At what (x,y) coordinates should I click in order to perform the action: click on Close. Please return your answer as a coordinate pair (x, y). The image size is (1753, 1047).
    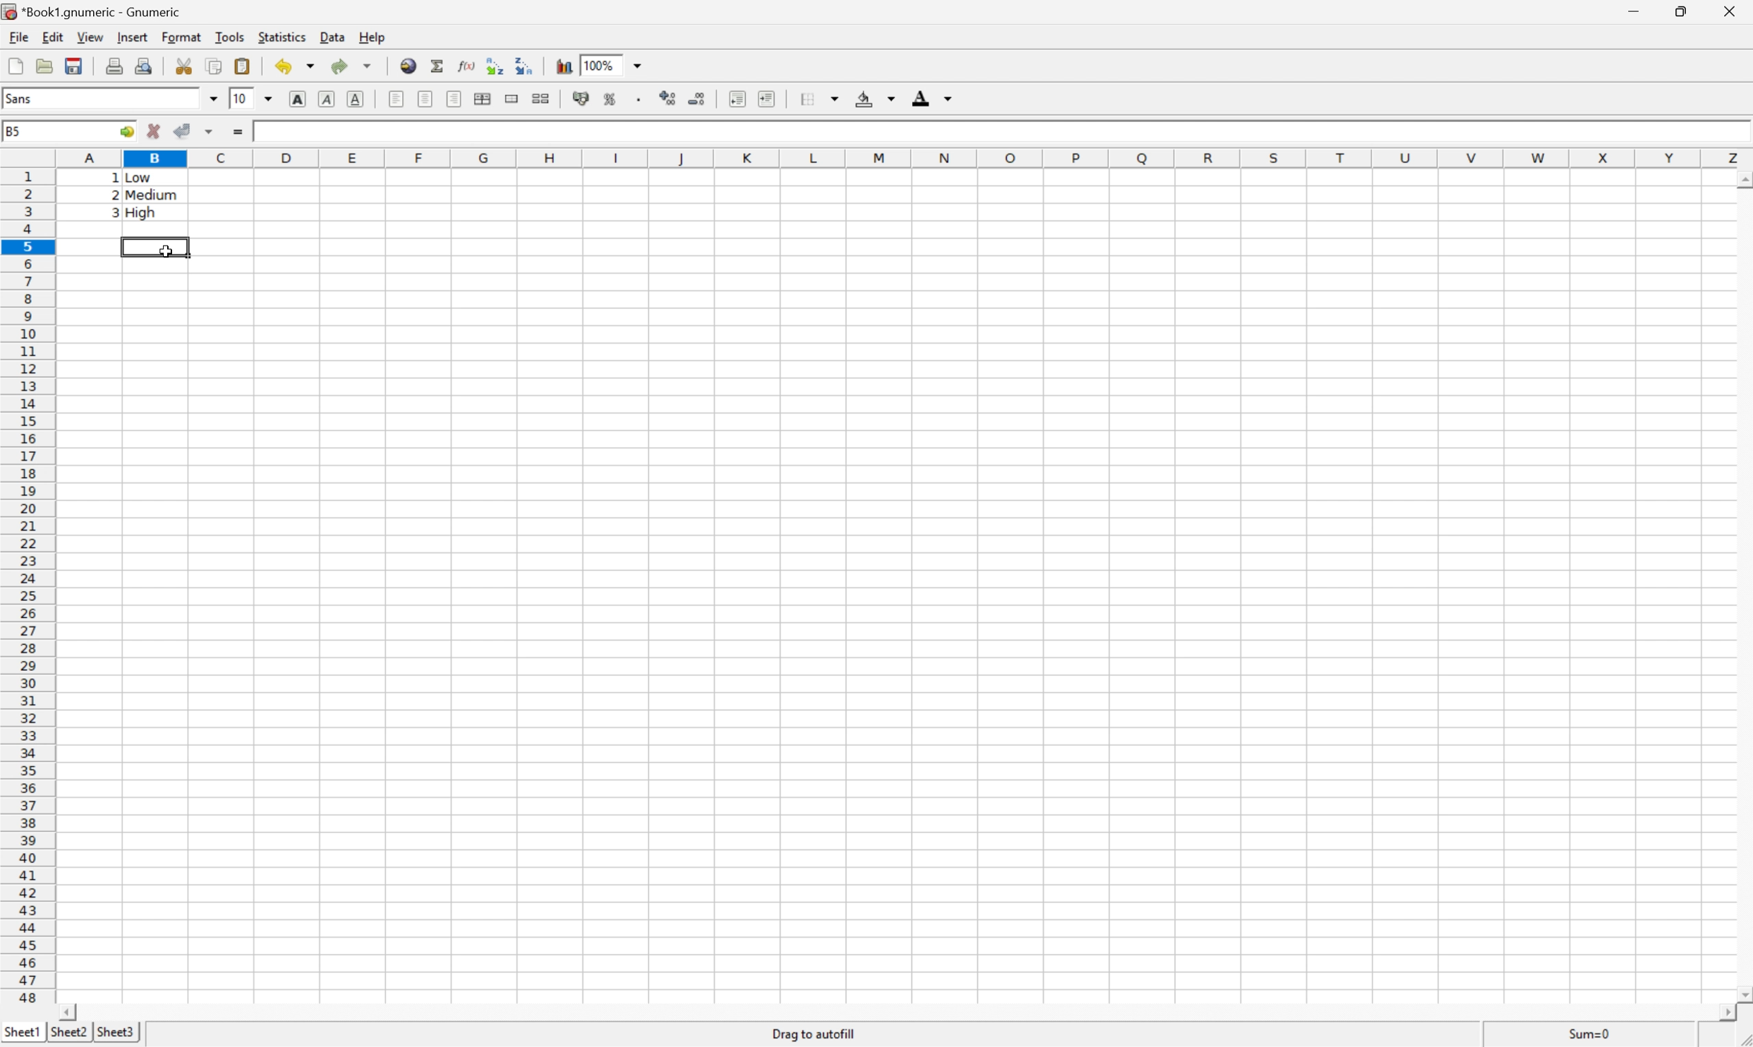
    Looking at the image, I should click on (1733, 12).